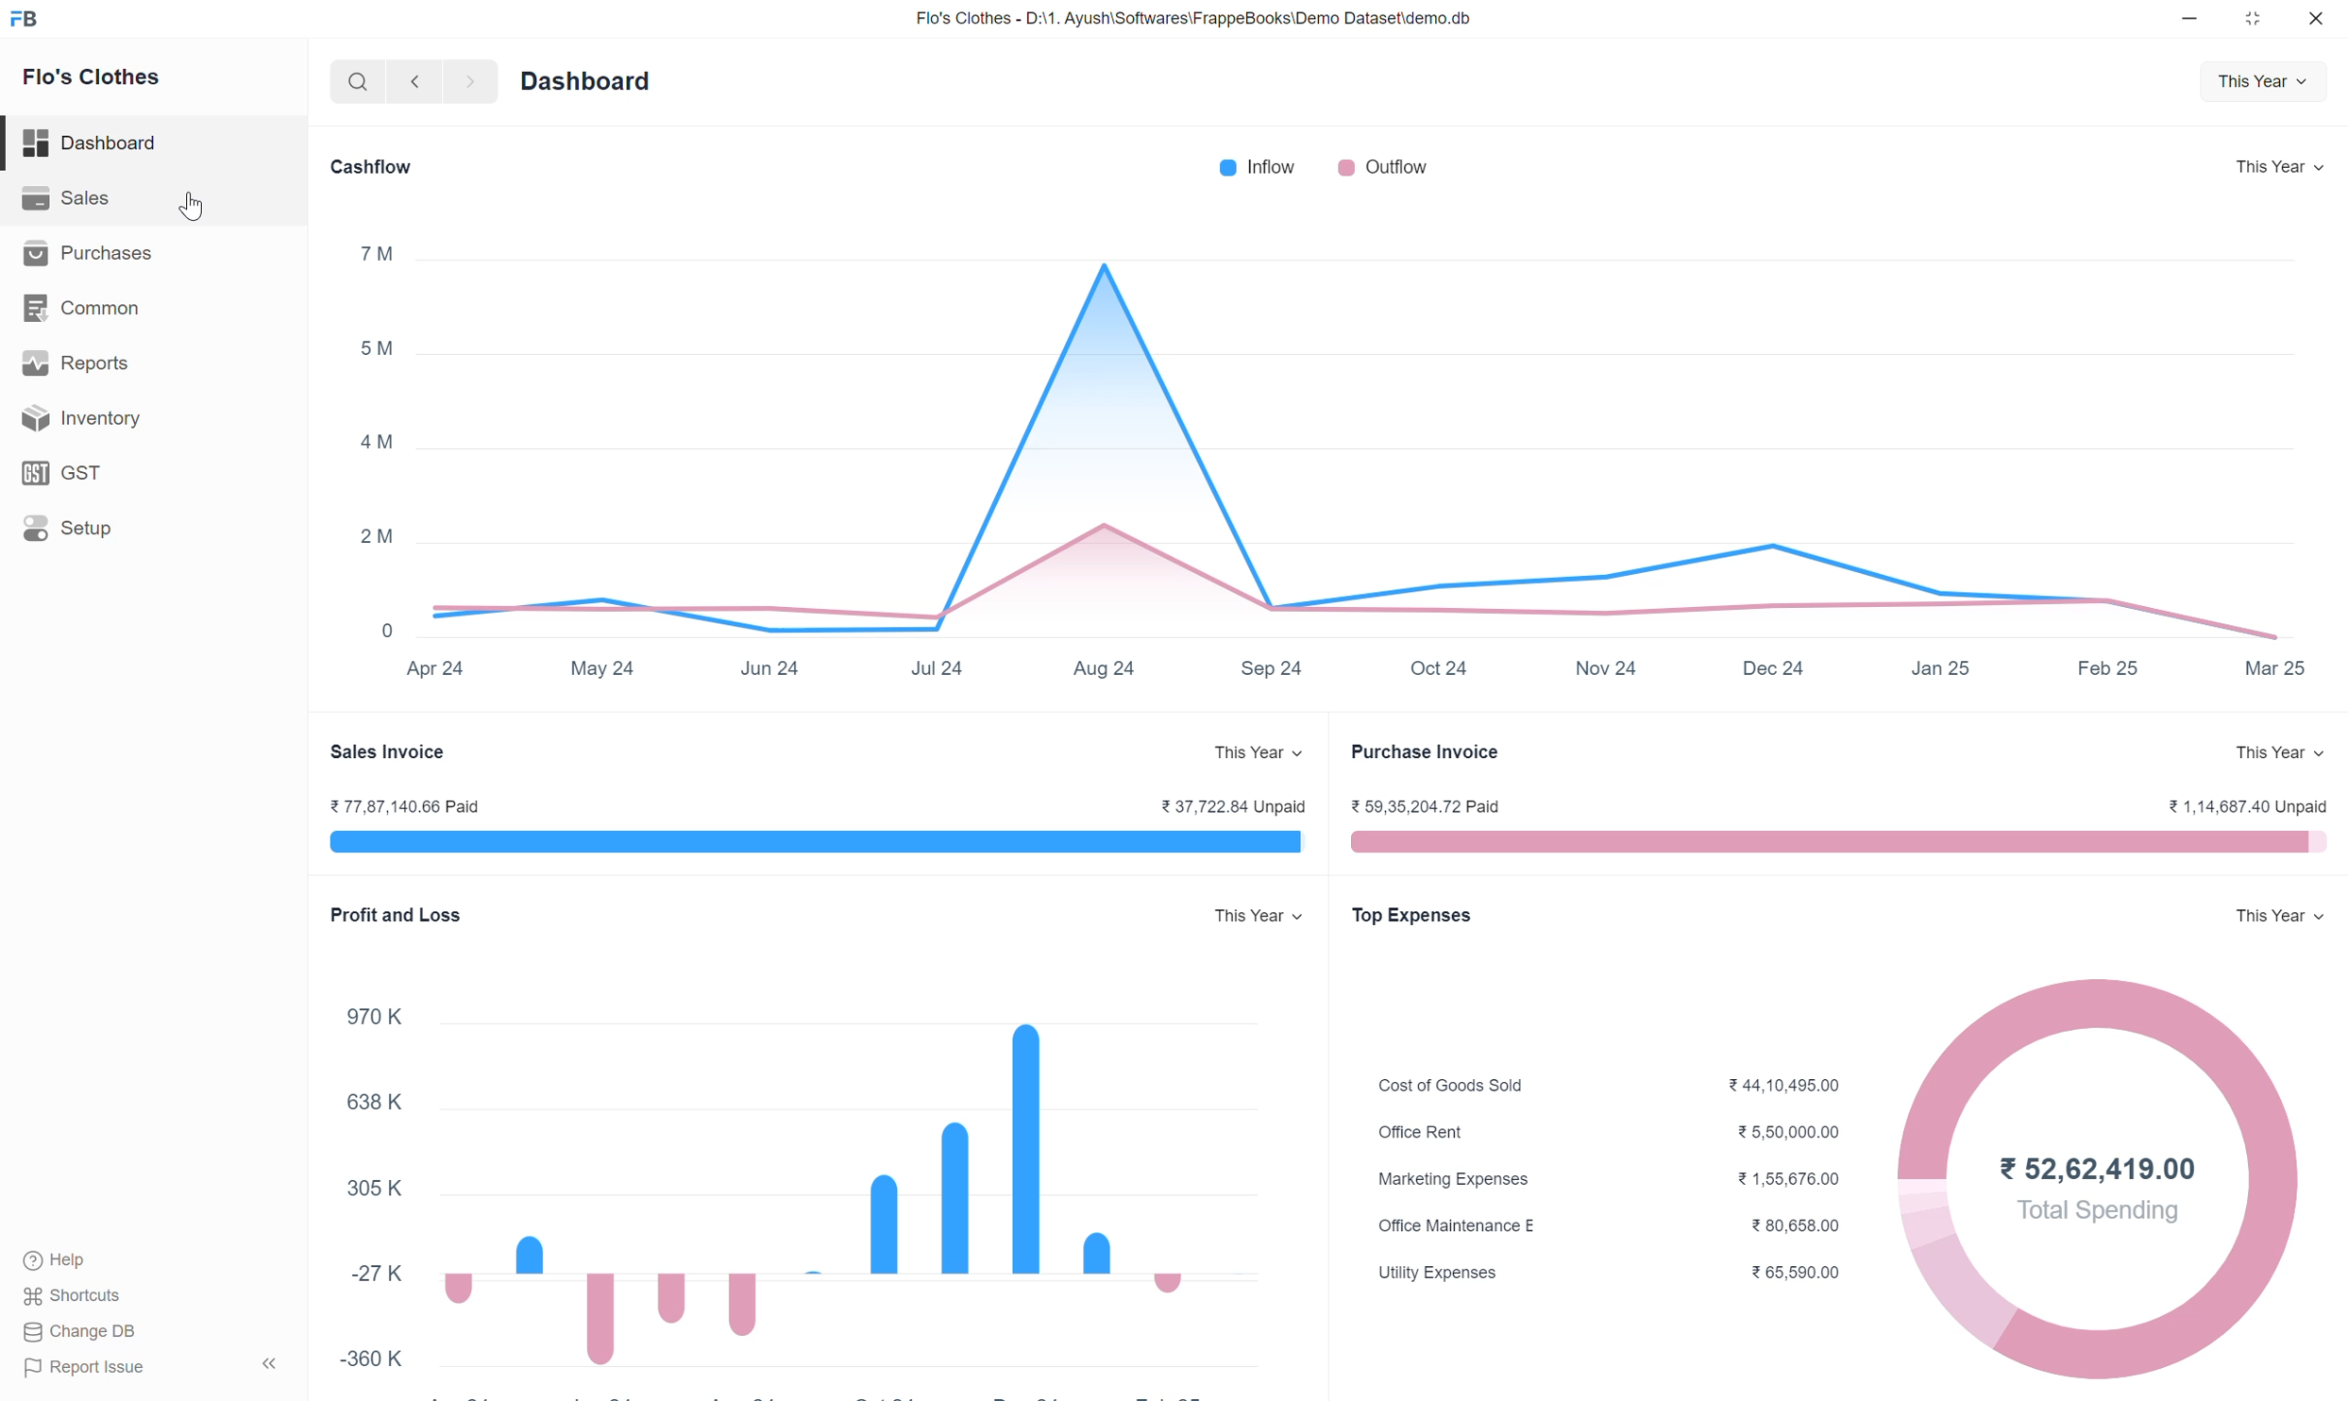 This screenshot has height=1401, width=2348. What do you see at coordinates (1779, 1082) in the screenshot?
I see `244,10,495.00` at bounding box center [1779, 1082].